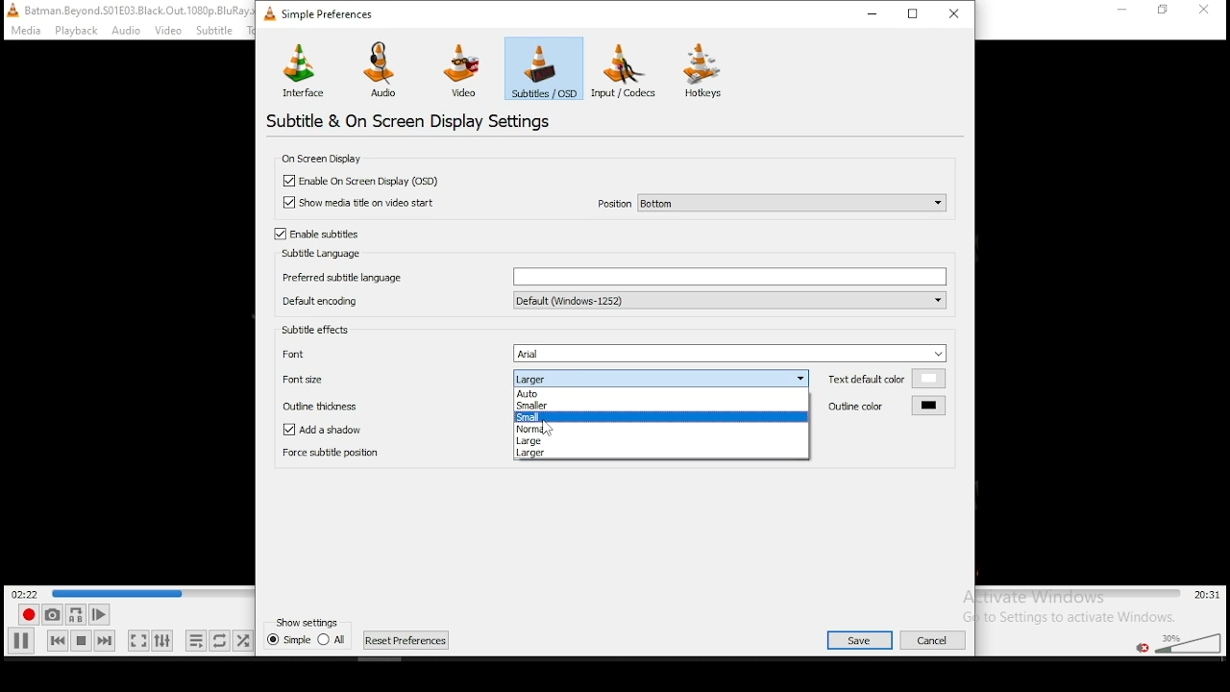 The width and height of the screenshot is (1230, 692). I want to click on checkbox: enable subtitles, so click(316, 234).